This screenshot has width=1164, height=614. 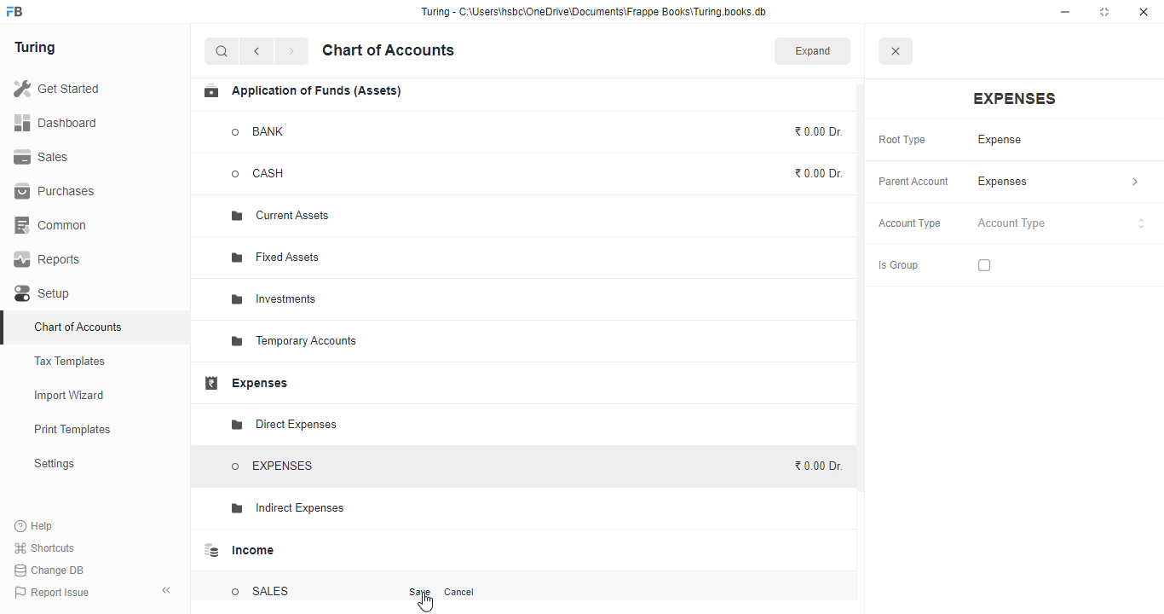 I want to click on “Turing - C:\Users\hsbc\OneDrive\Documents\Frappe Books\Turing books.db, so click(x=593, y=11).